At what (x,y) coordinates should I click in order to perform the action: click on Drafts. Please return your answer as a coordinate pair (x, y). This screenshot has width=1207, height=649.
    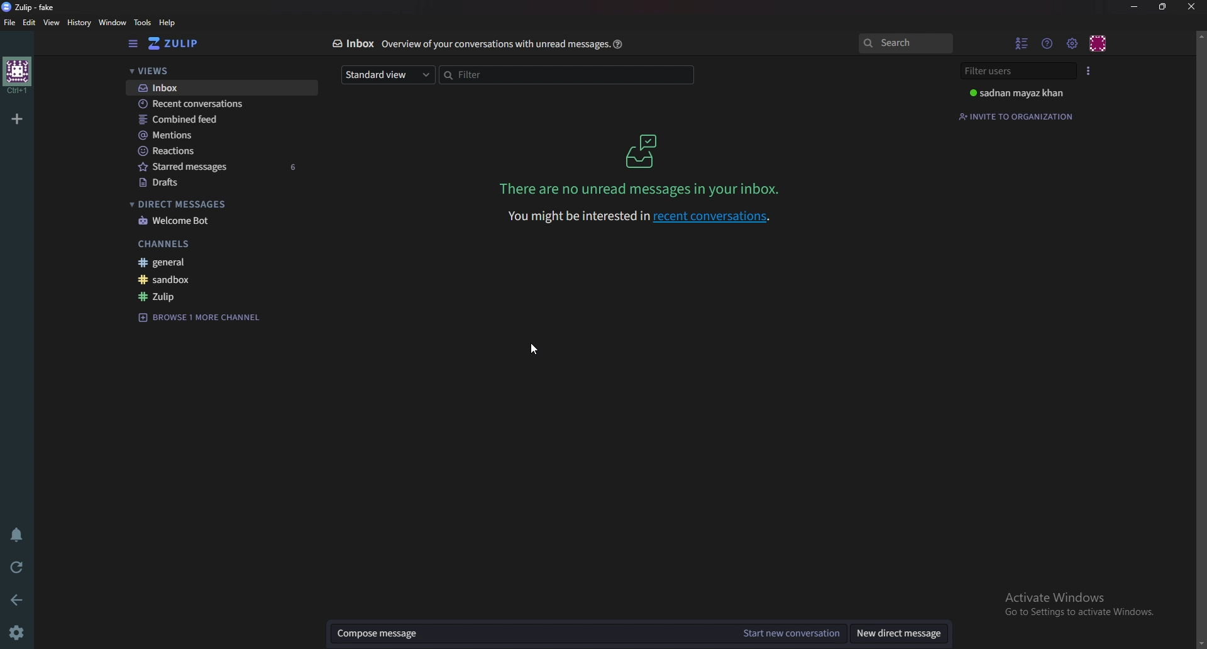
    Looking at the image, I should click on (229, 182).